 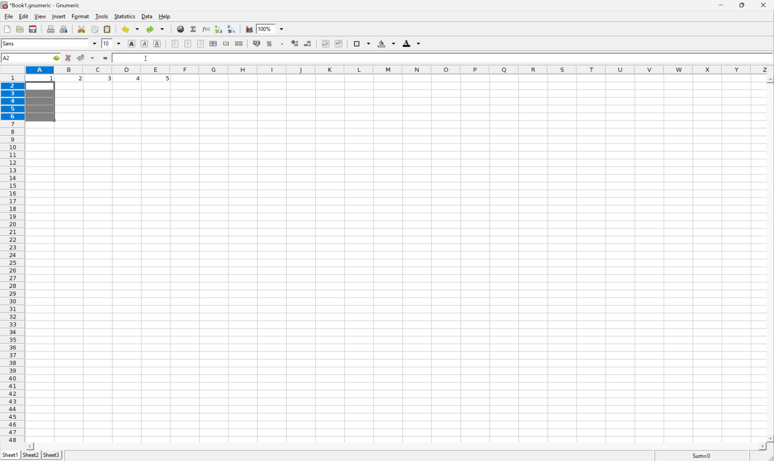 What do you see at coordinates (326, 44) in the screenshot?
I see `decrease indent` at bounding box center [326, 44].